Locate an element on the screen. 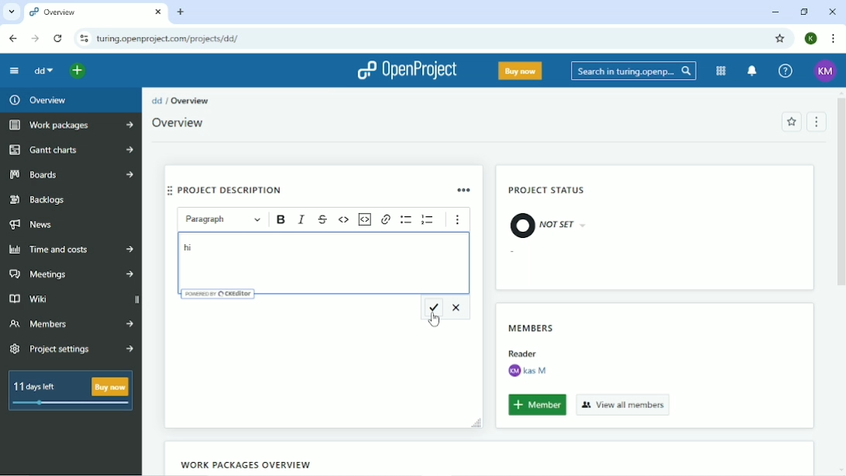 This screenshot has width=846, height=476. Link is located at coordinates (387, 219).